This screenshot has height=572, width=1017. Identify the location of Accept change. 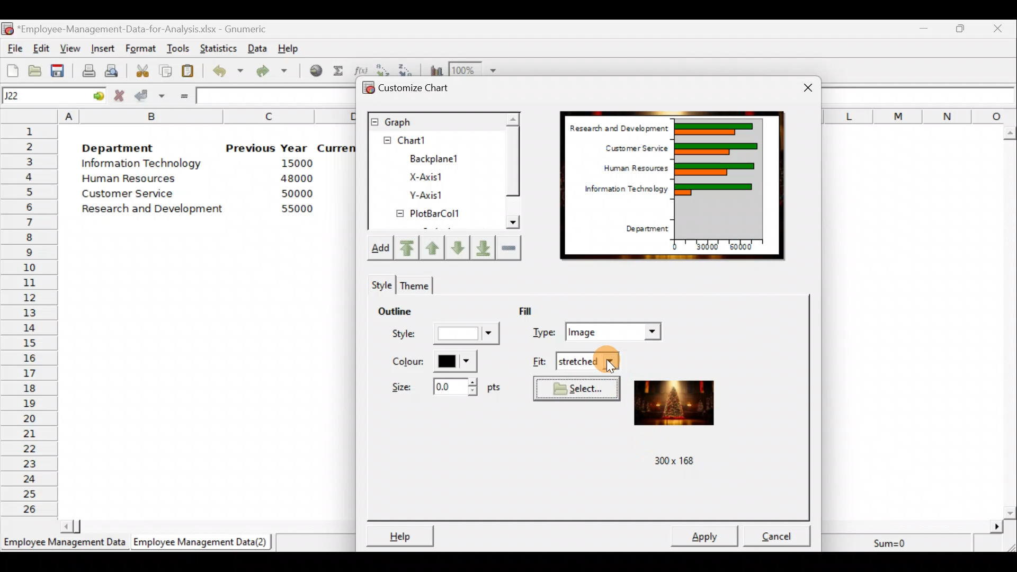
(149, 97).